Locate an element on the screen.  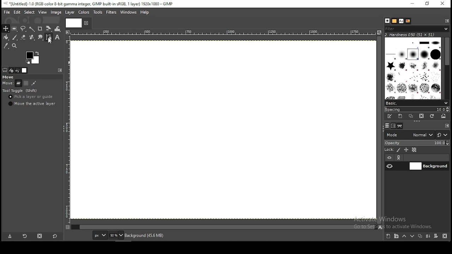
device status is located at coordinates (11, 70).